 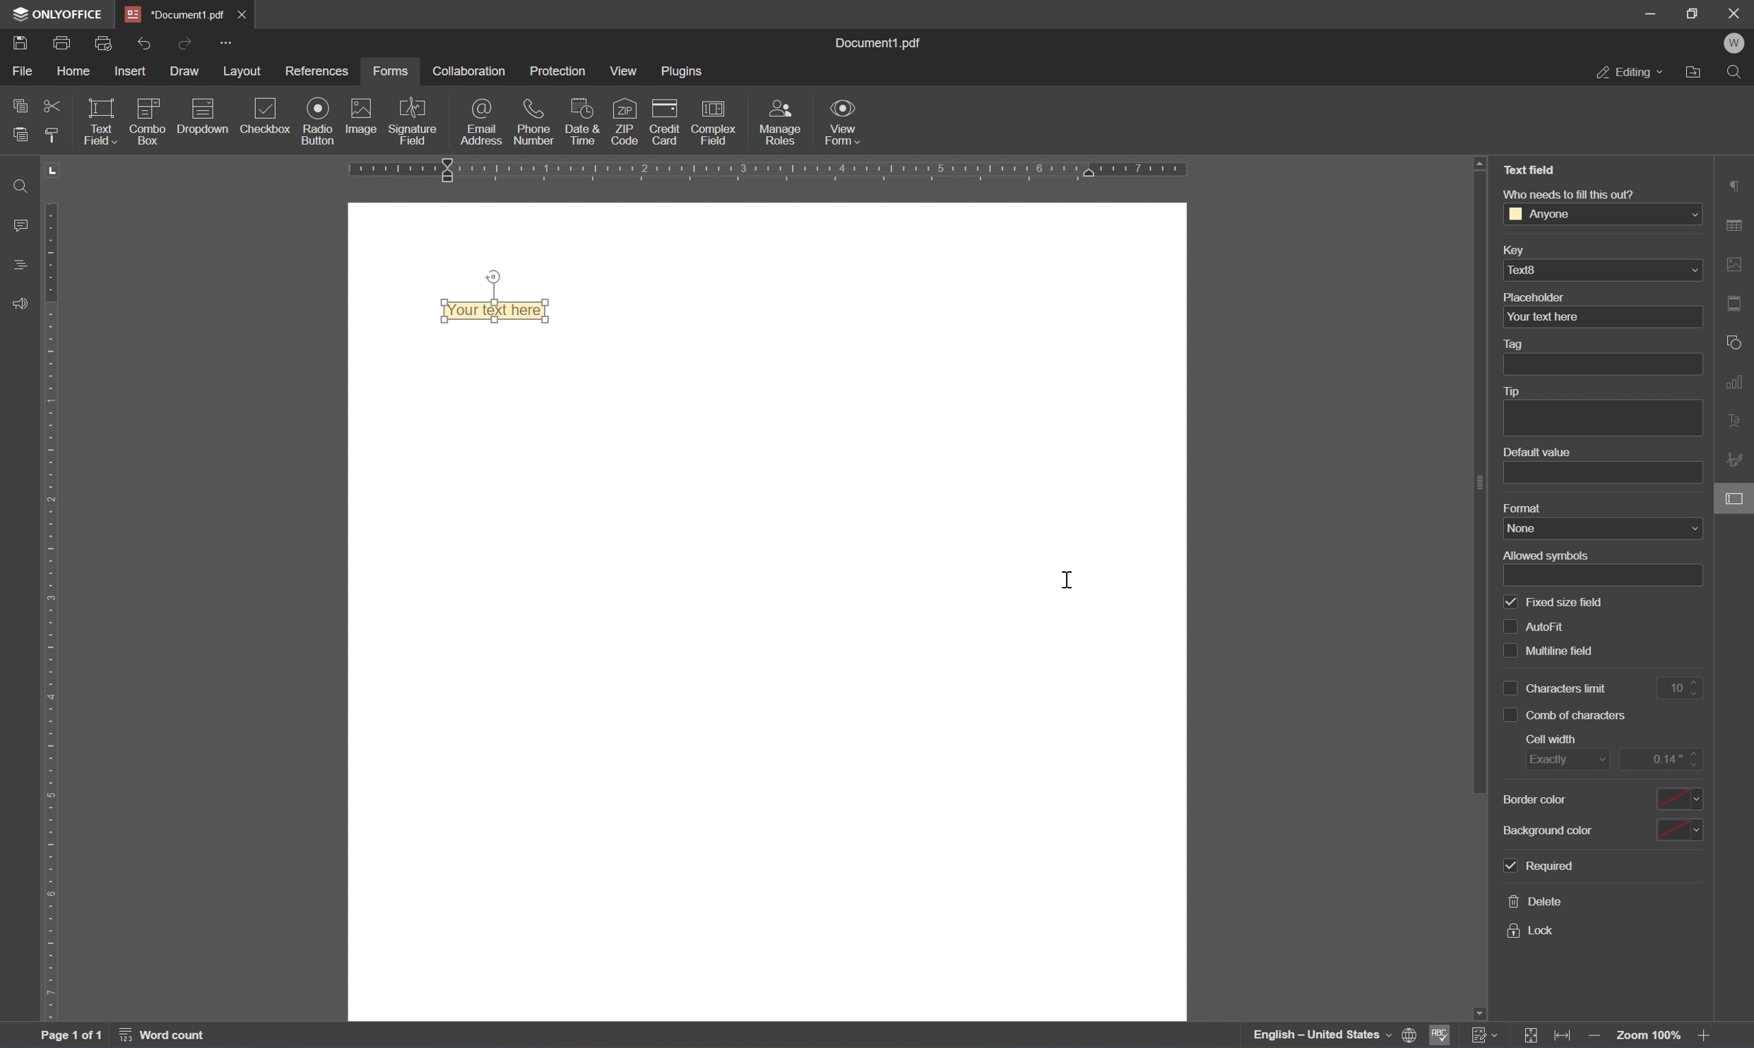 What do you see at coordinates (1601, 529) in the screenshot?
I see `none` at bounding box center [1601, 529].